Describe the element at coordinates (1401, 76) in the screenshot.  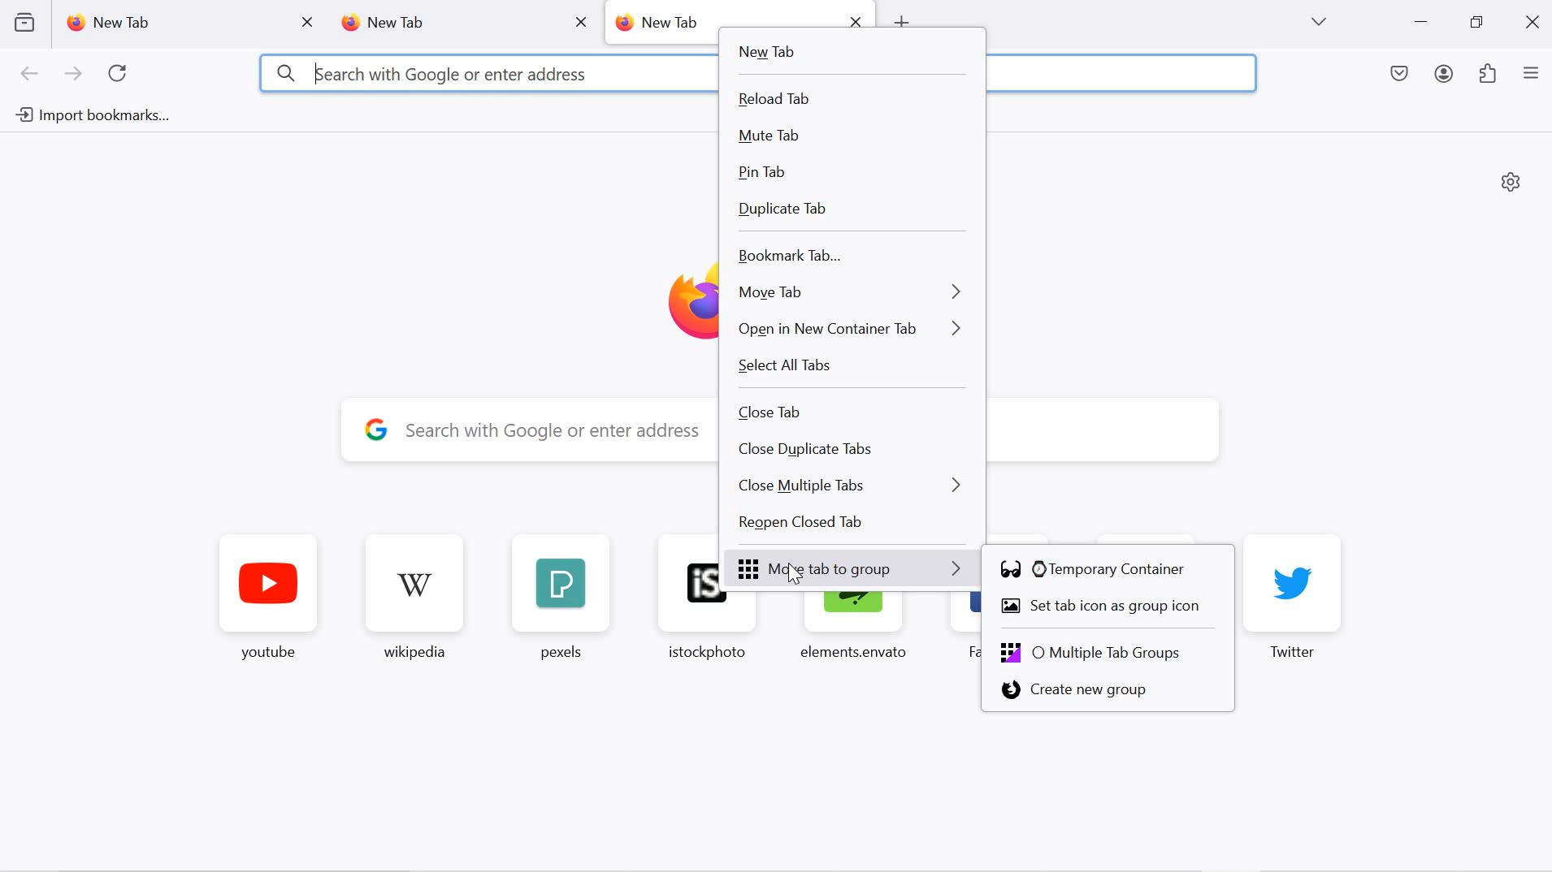
I see `save to pocket` at that location.